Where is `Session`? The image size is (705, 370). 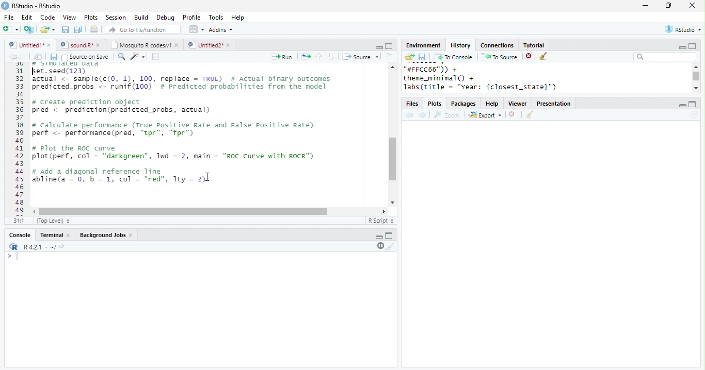
Session is located at coordinates (116, 18).